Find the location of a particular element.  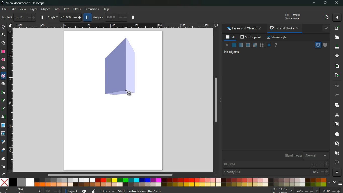

send is located at coordinates (335, 76).